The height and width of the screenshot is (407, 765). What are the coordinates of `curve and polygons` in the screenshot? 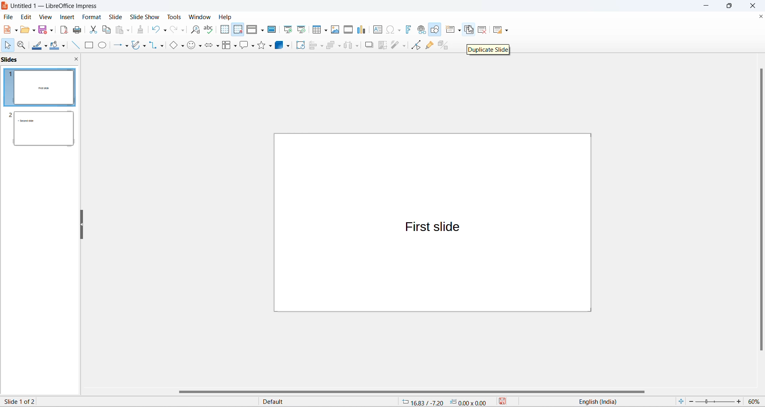 It's located at (136, 46).